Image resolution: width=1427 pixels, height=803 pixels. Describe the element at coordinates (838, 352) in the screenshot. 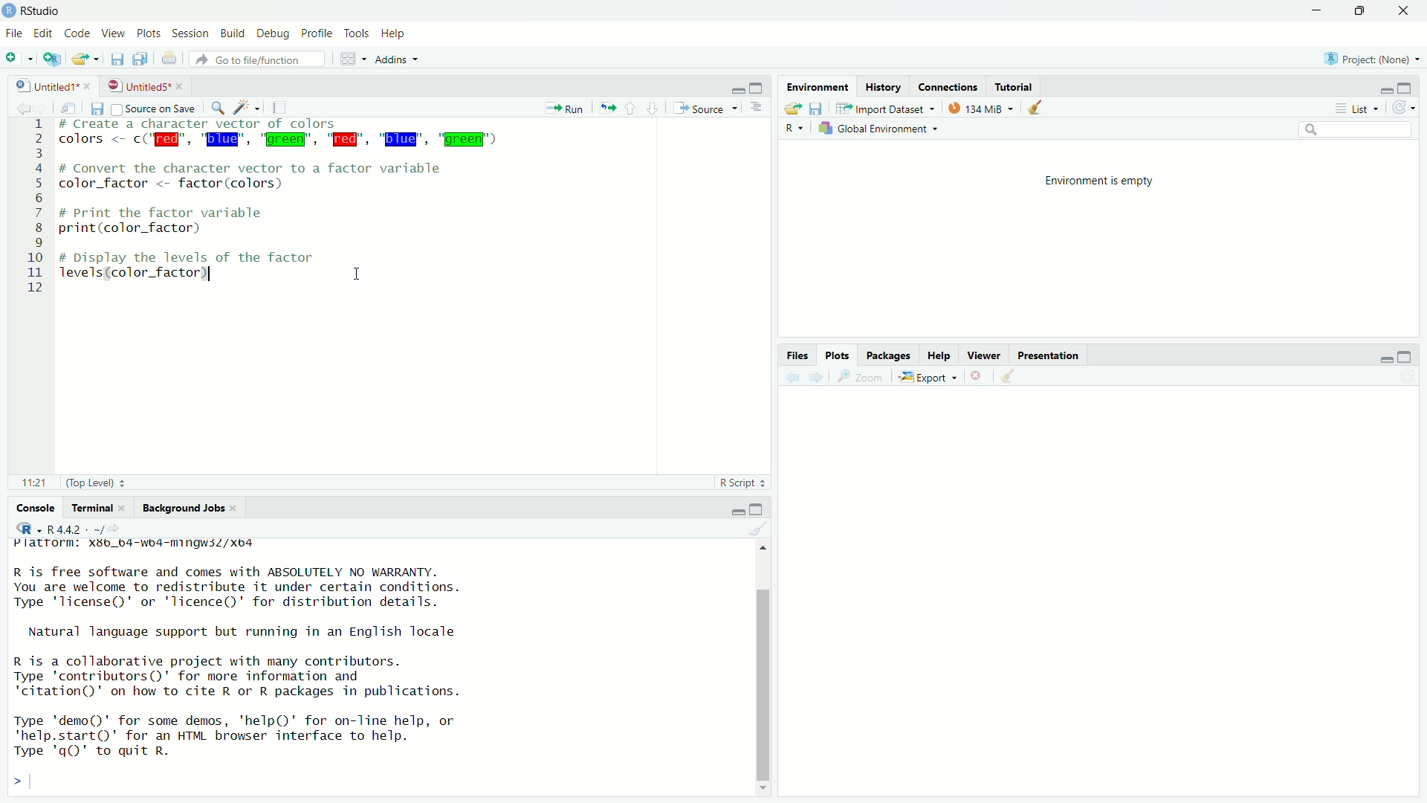

I see `Plots` at that location.